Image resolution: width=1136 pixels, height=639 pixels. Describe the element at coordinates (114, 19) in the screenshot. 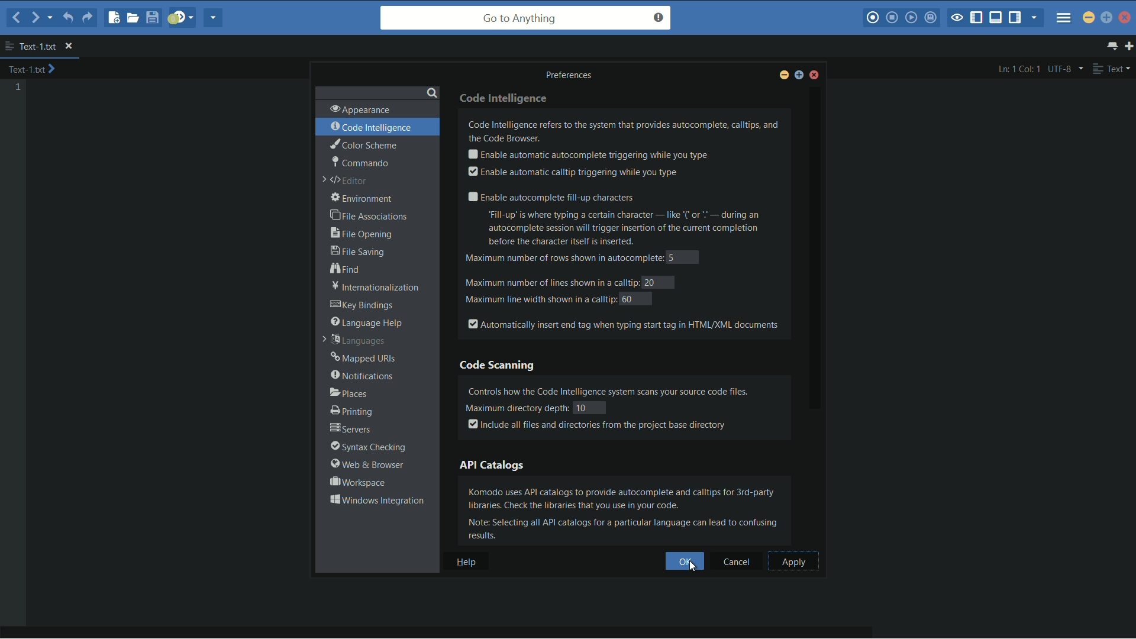

I see `new file` at that location.